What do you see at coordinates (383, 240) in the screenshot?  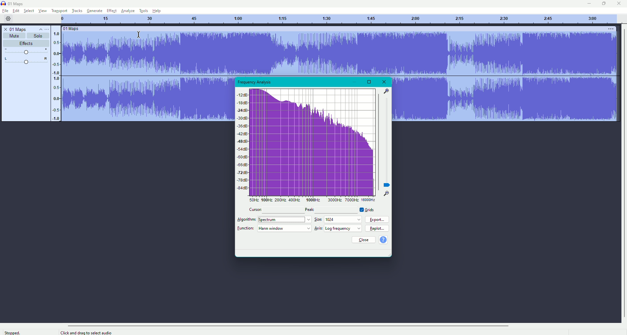 I see `Help` at bounding box center [383, 240].